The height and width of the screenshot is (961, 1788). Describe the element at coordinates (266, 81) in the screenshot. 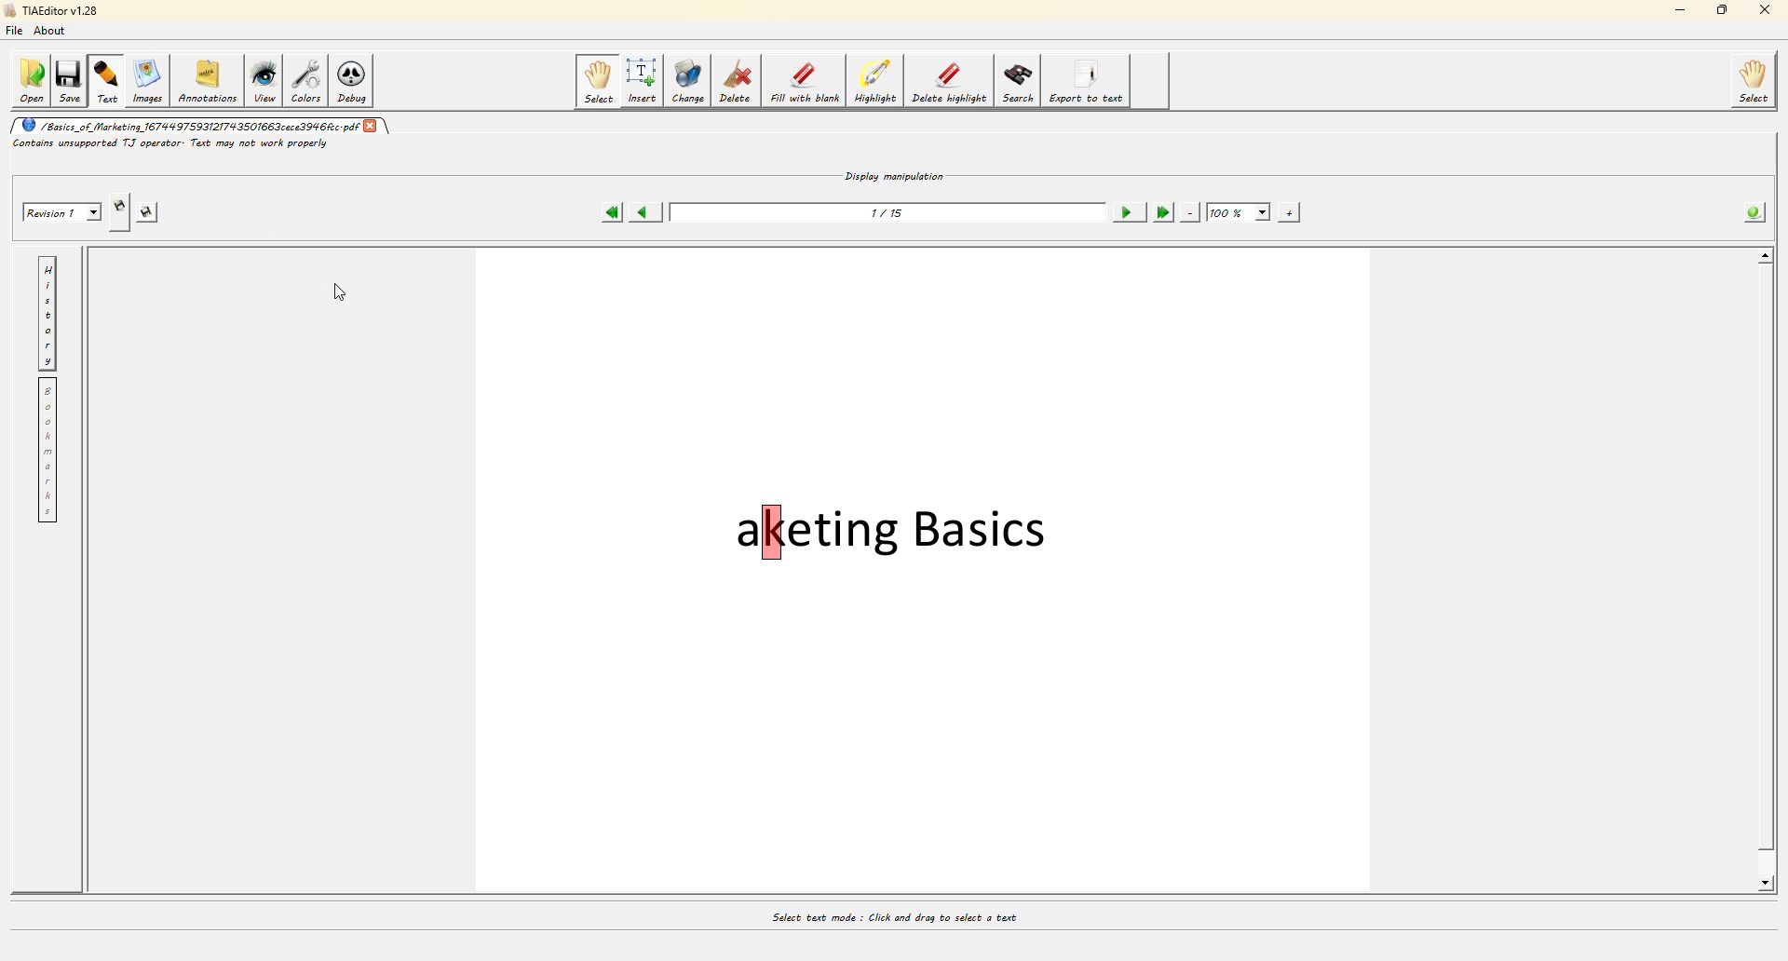

I see `view` at that location.